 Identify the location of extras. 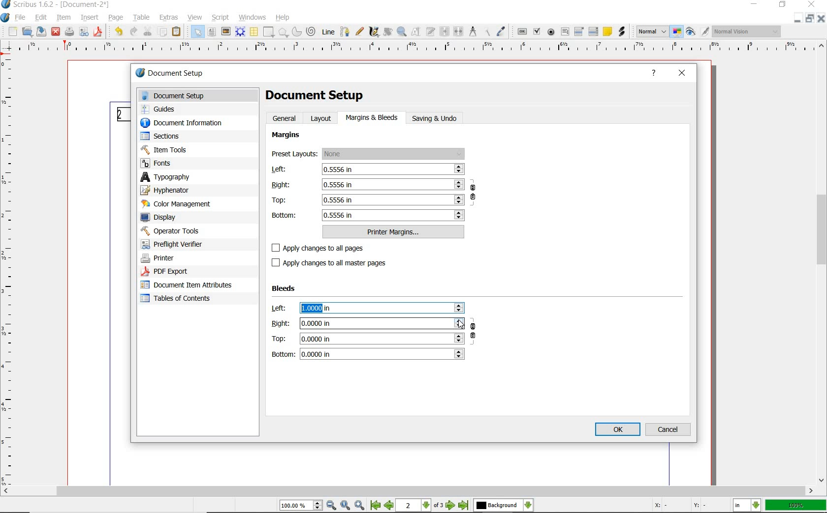
(169, 18).